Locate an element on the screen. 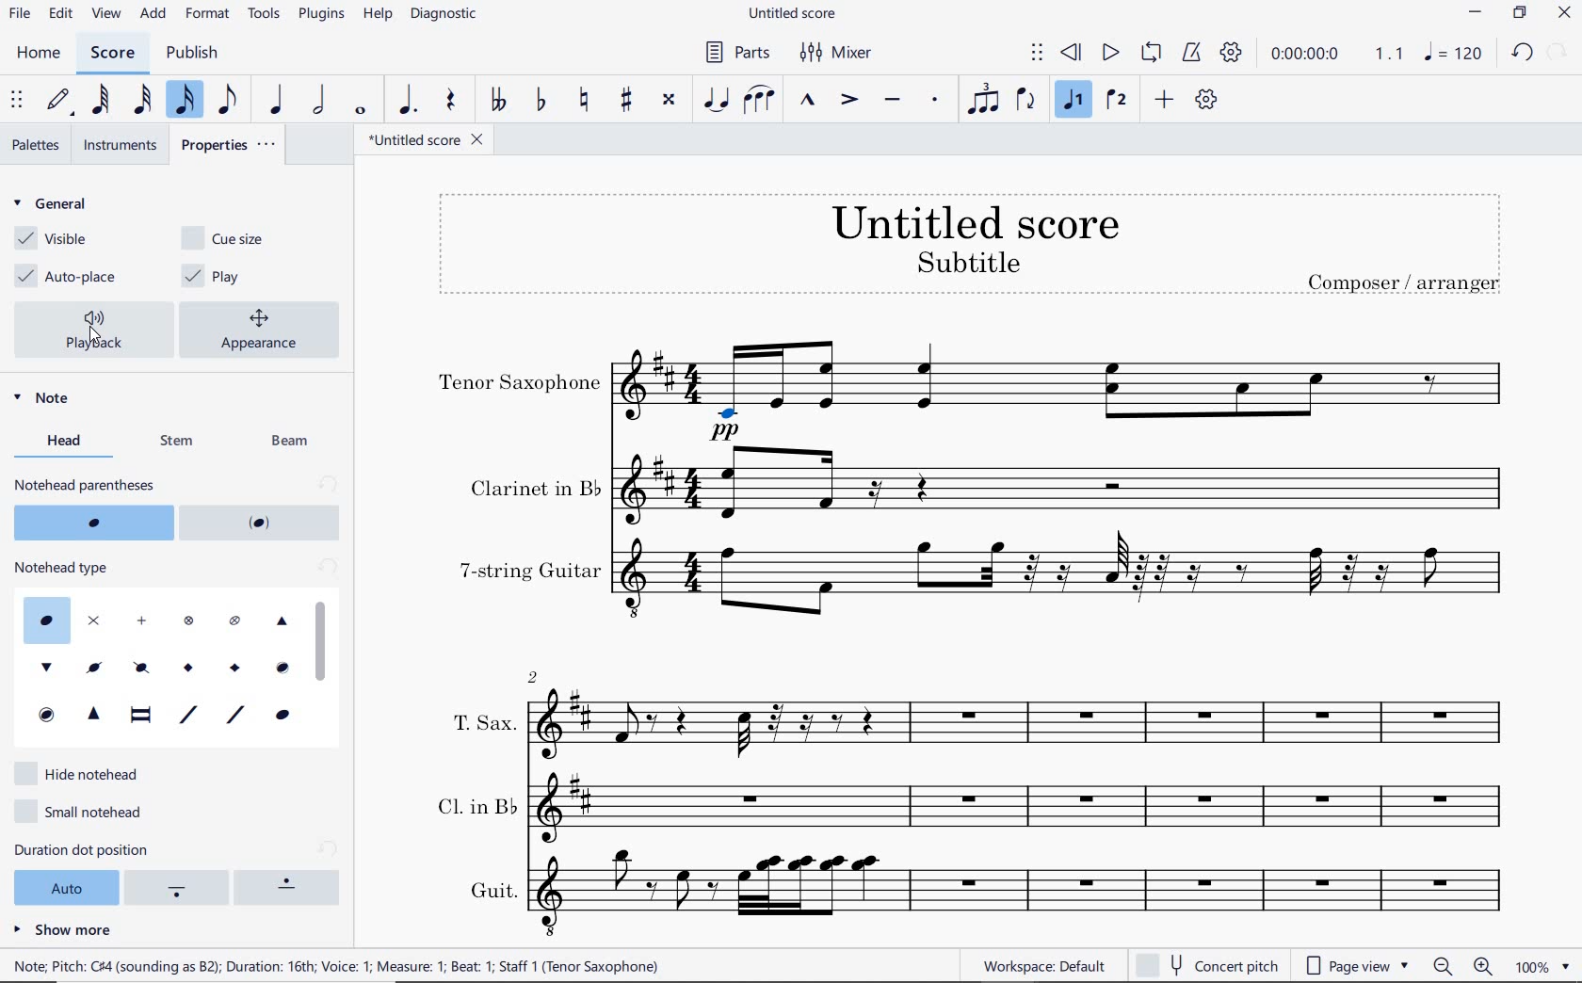 The width and height of the screenshot is (1582, 983). head is located at coordinates (70, 441).